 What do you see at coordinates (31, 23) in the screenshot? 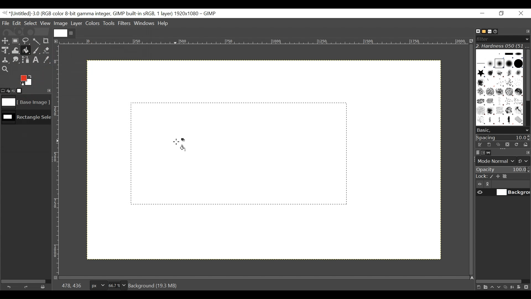
I see `Select` at bounding box center [31, 23].